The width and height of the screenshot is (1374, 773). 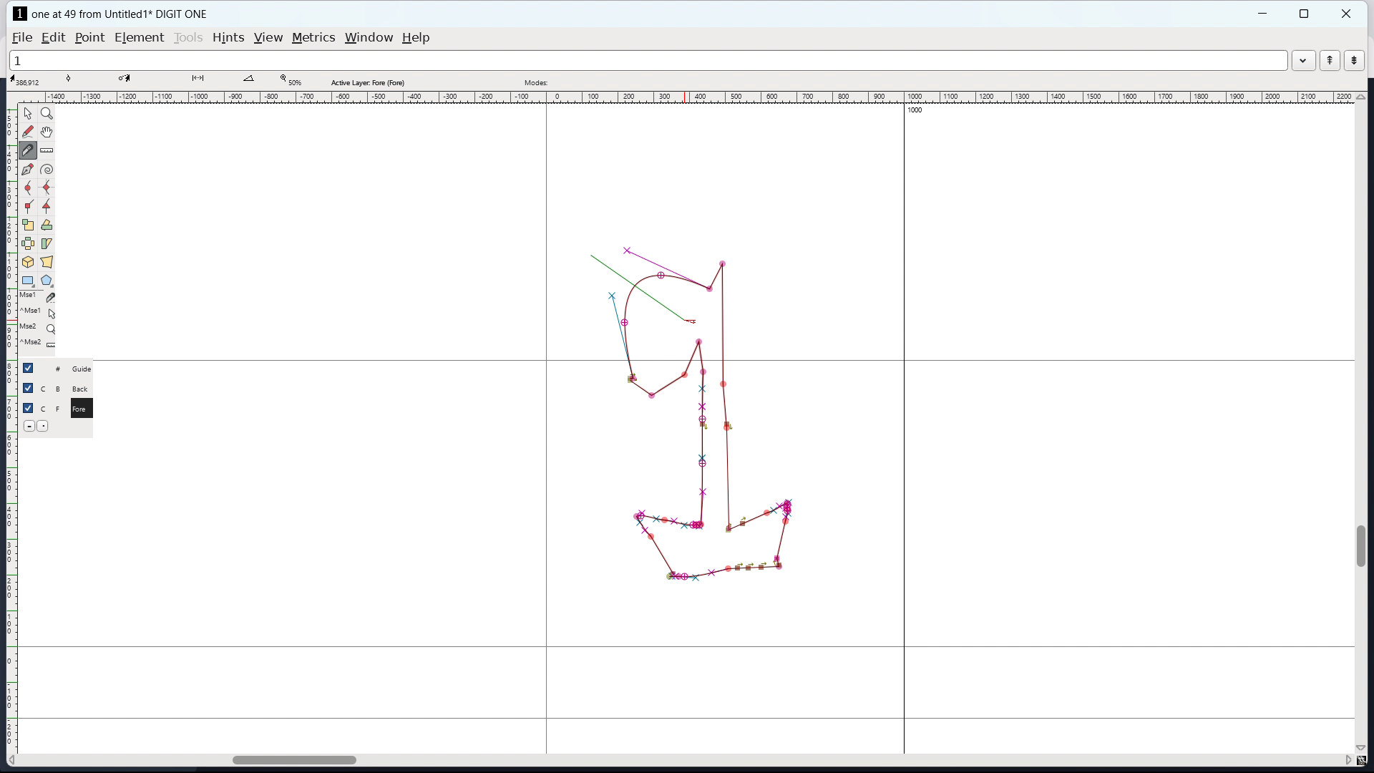 I want to click on change whether spiro is active or not, so click(x=47, y=170).